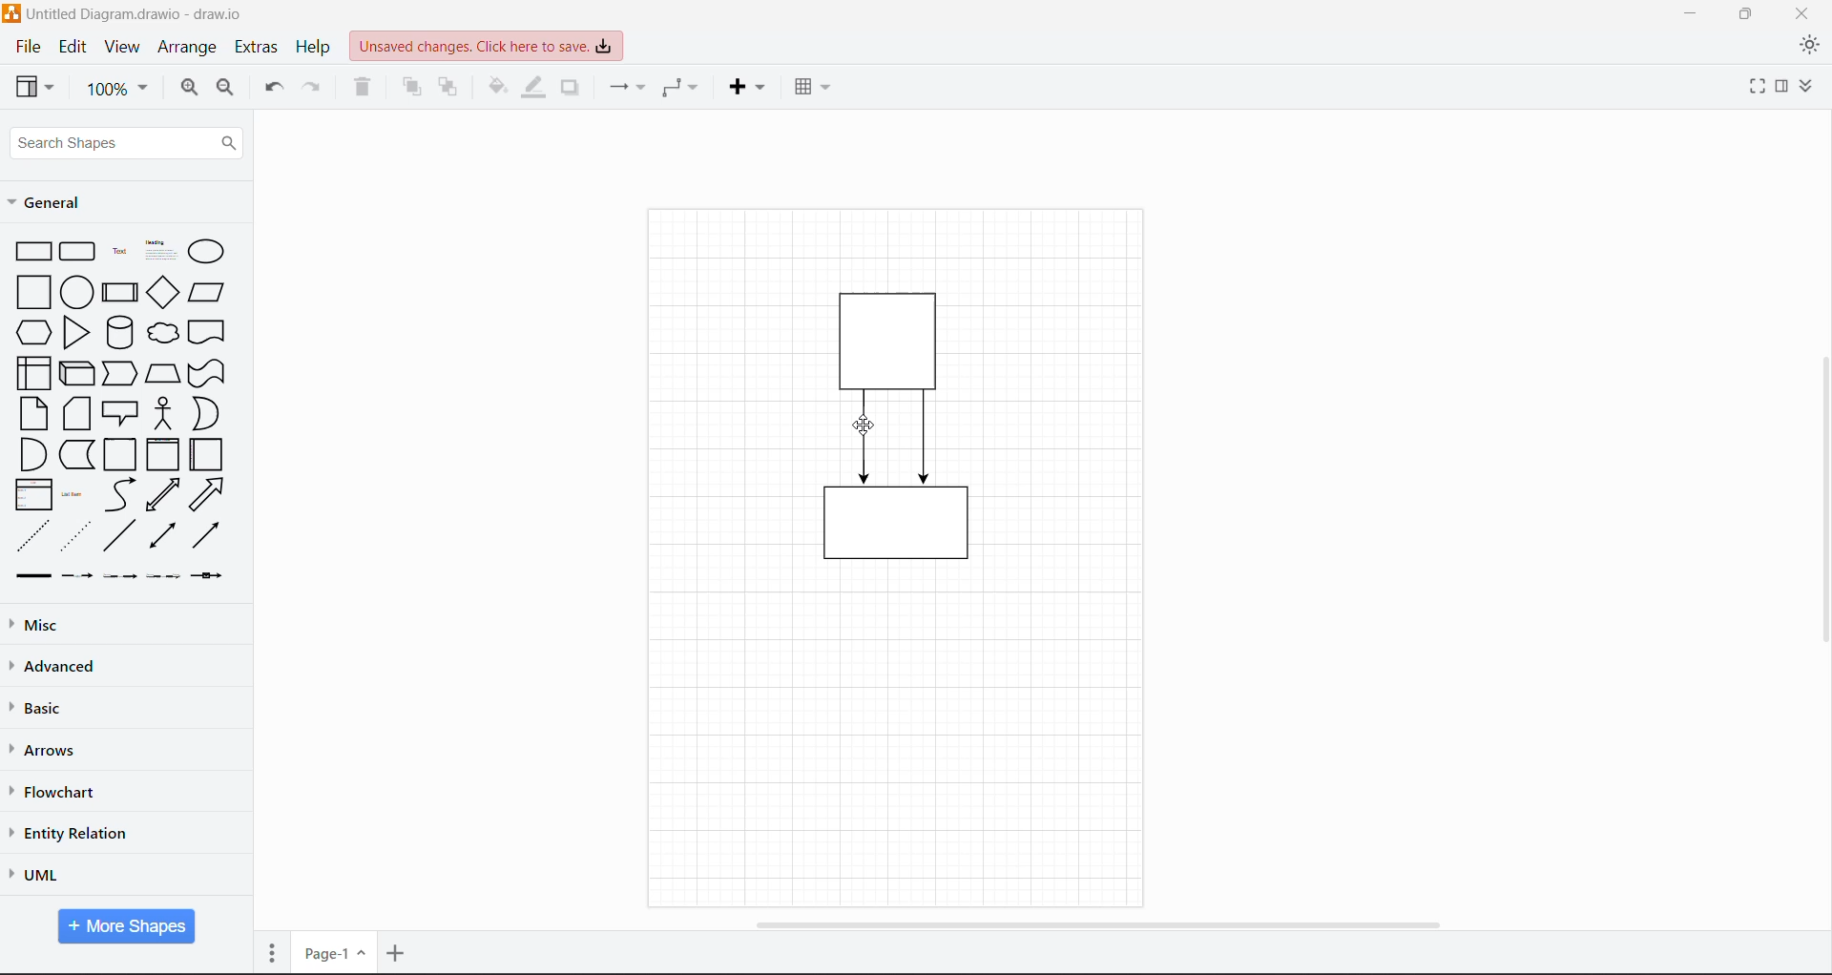 The image size is (1832, 975). I want to click on arrow, so click(208, 494).